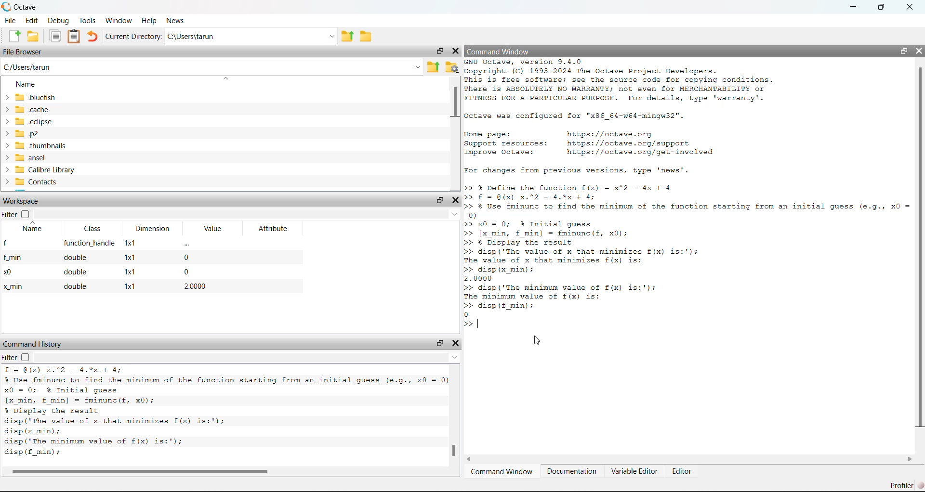  I want to click on Close, so click(909, 9).